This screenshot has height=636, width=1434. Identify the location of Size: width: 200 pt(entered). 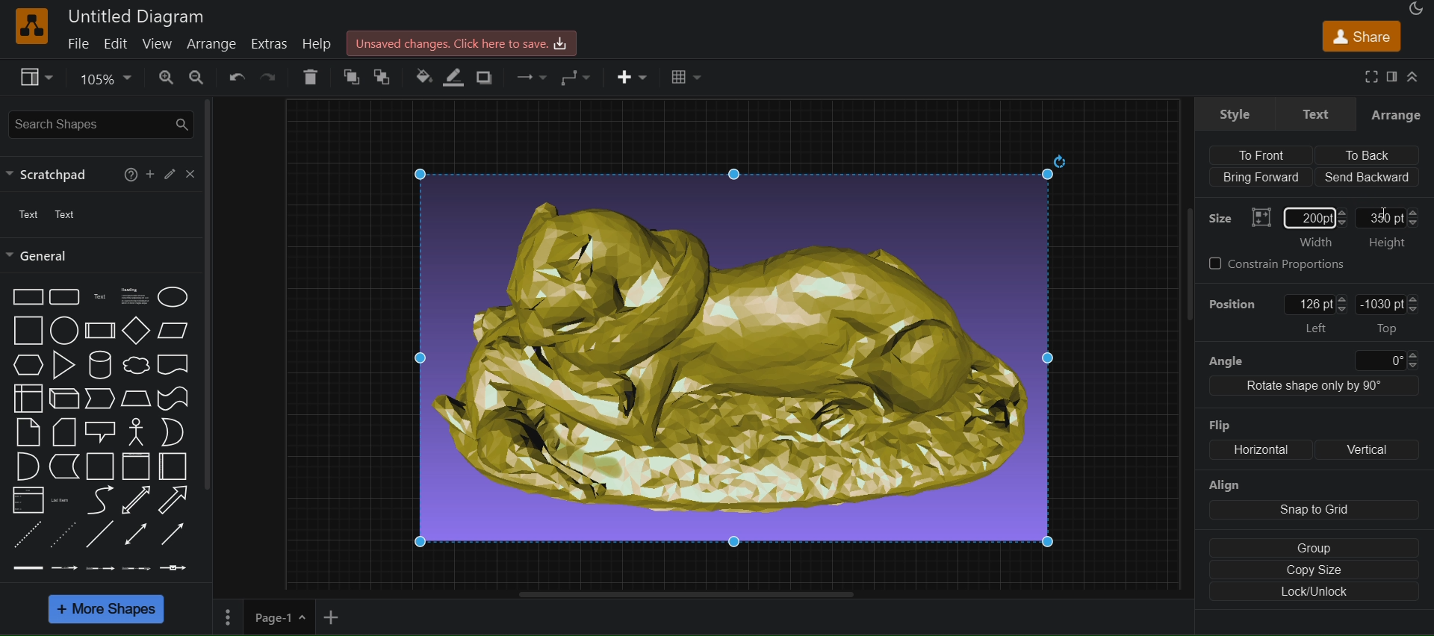
(1299, 215).